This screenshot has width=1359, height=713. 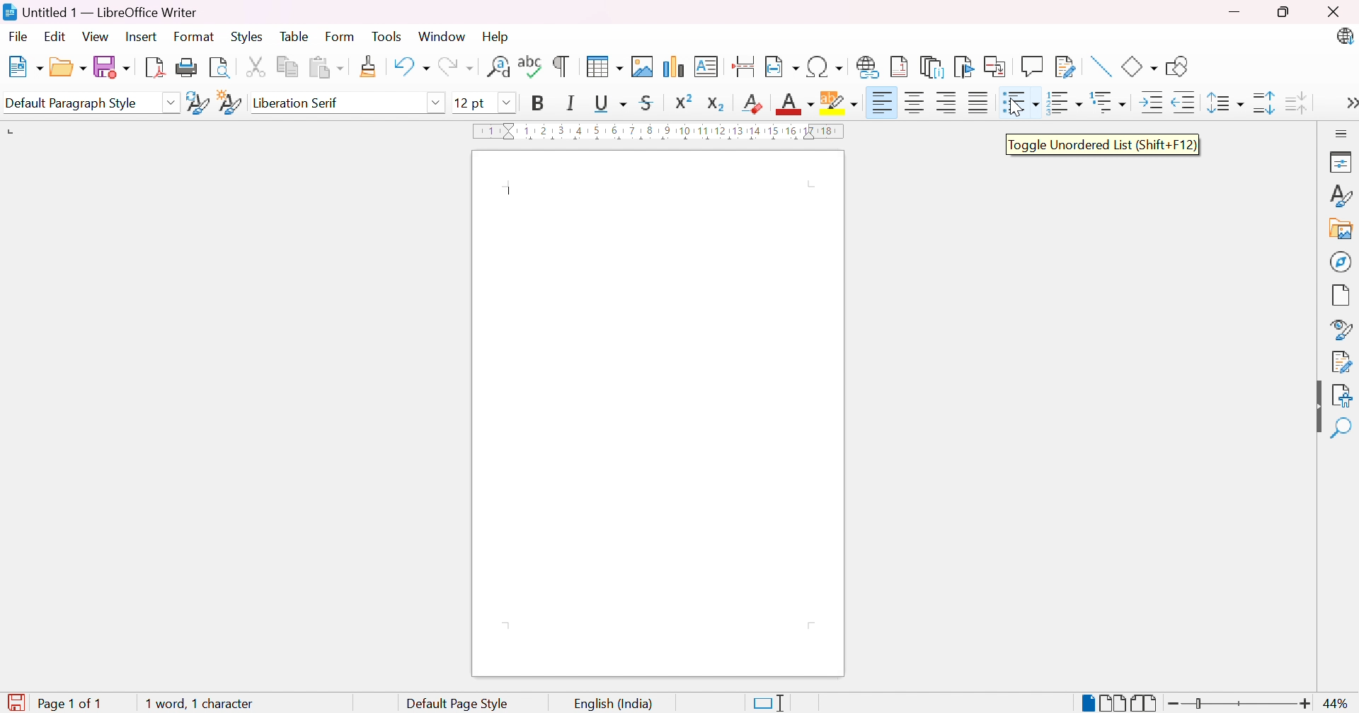 What do you see at coordinates (1198, 702) in the screenshot?
I see `Slider` at bounding box center [1198, 702].